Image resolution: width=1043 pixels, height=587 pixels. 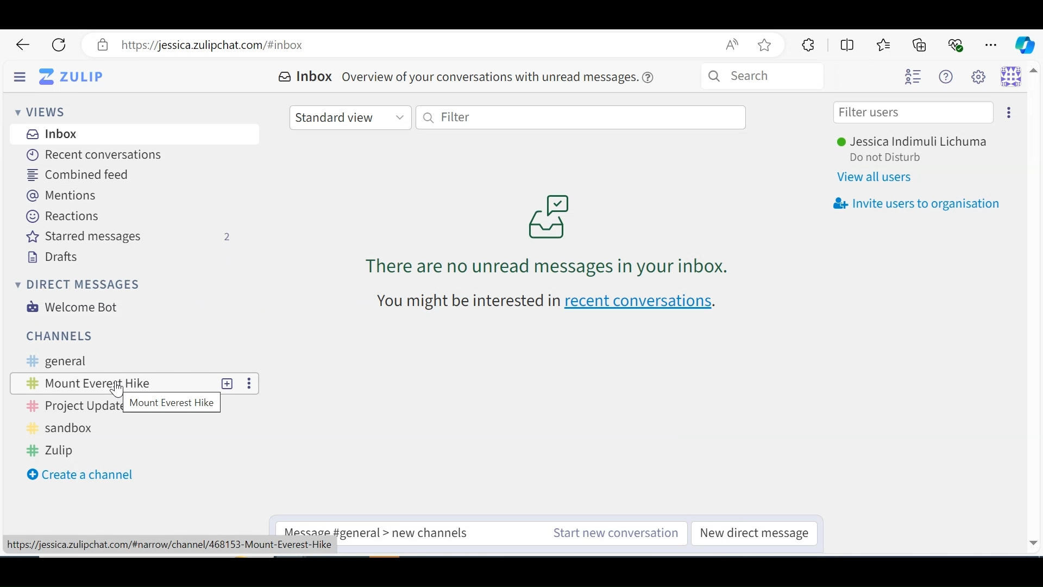 I want to click on Channel, so click(x=112, y=383).